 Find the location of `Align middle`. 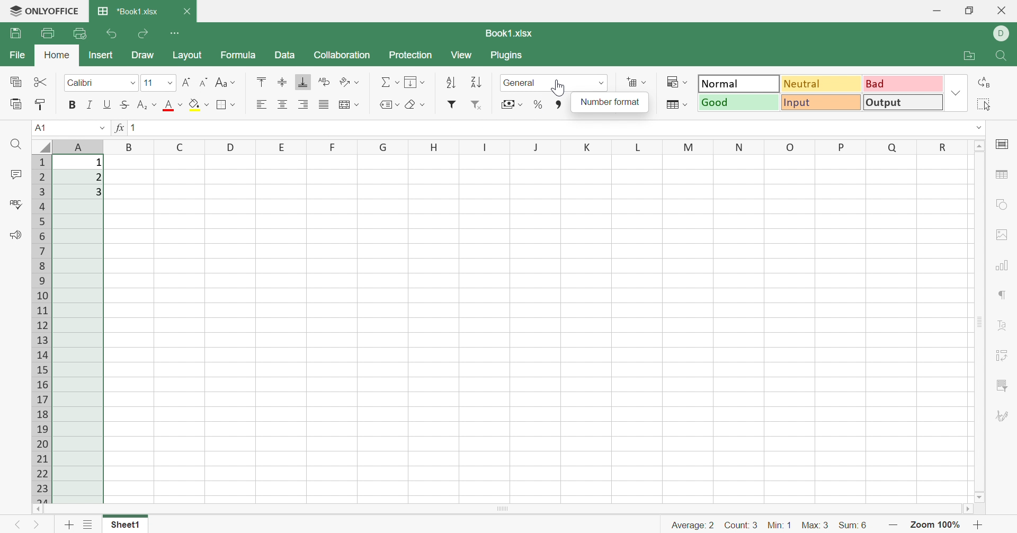

Align middle is located at coordinates (283, 83).